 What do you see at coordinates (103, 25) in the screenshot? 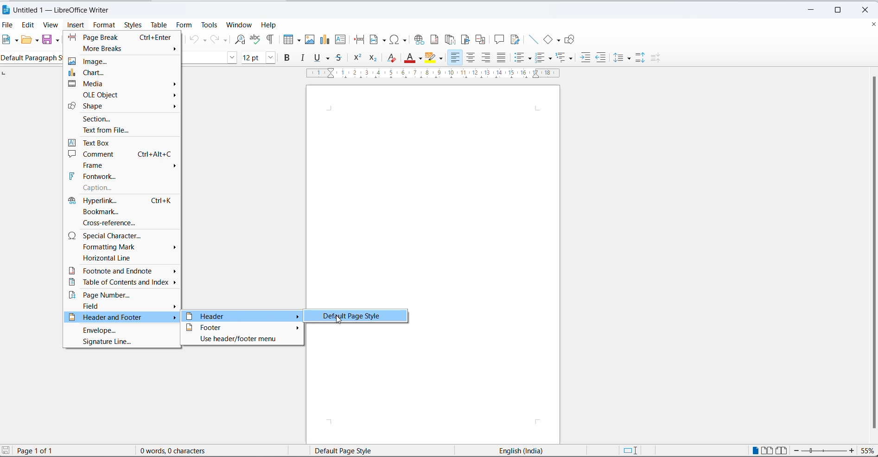
I see `format` at bounding box center [103, 25].